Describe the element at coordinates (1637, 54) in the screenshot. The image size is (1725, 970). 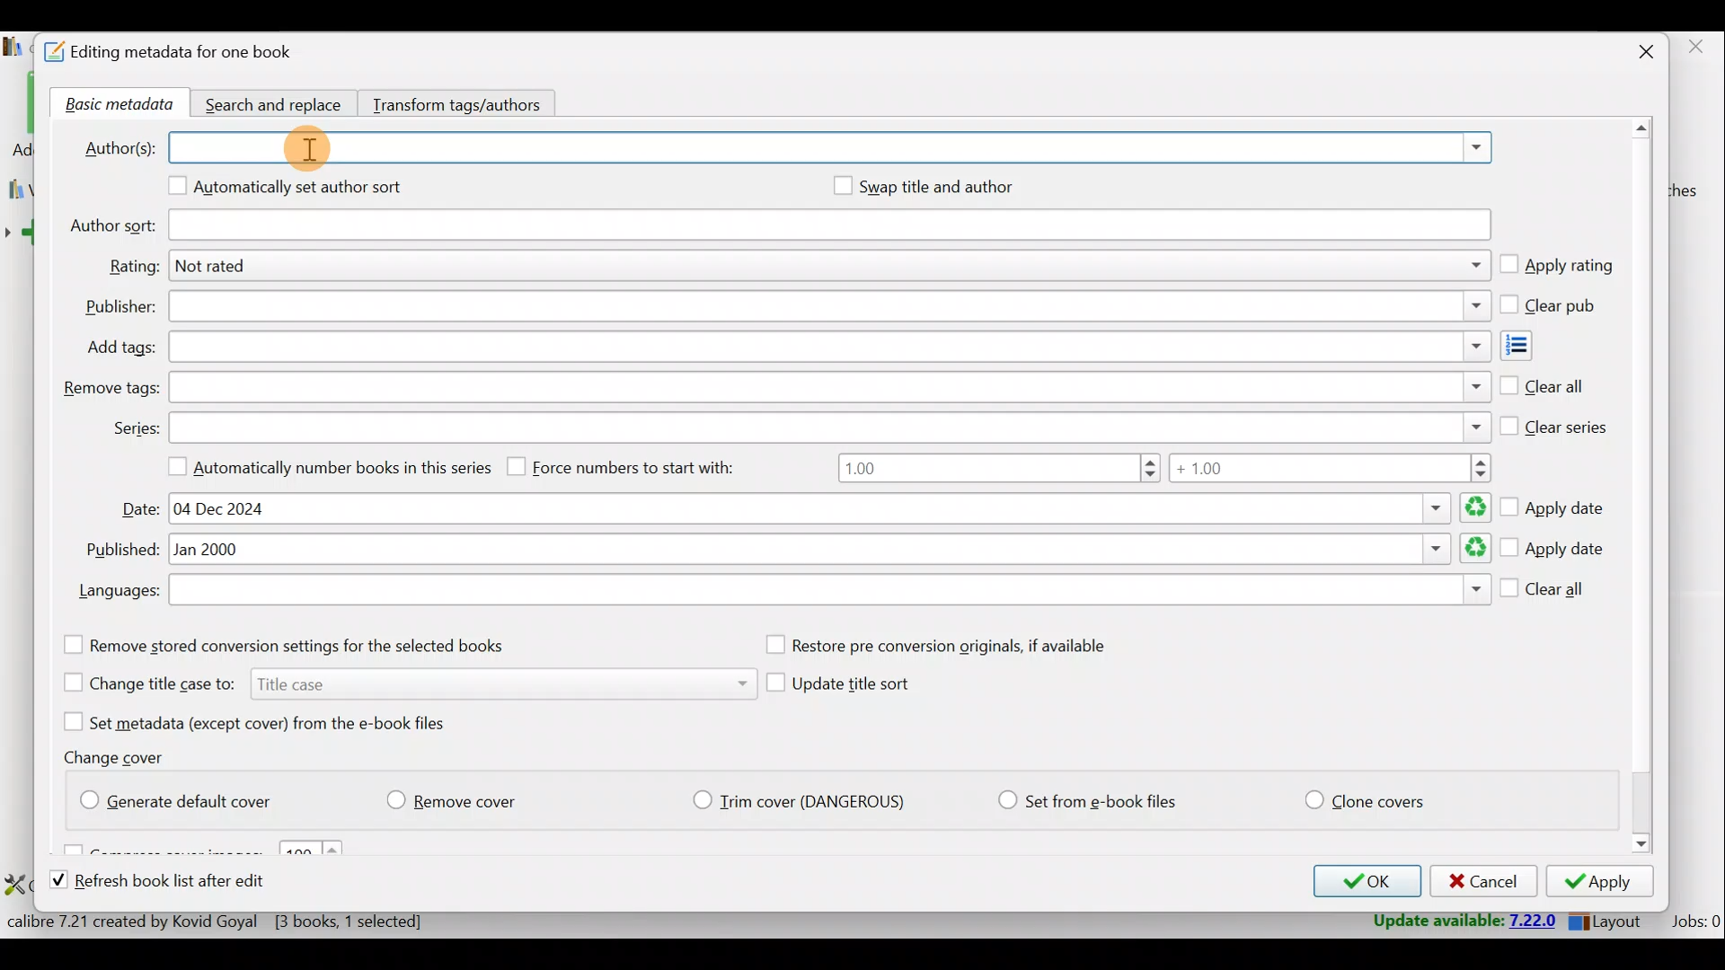
I see `Close` at that location.